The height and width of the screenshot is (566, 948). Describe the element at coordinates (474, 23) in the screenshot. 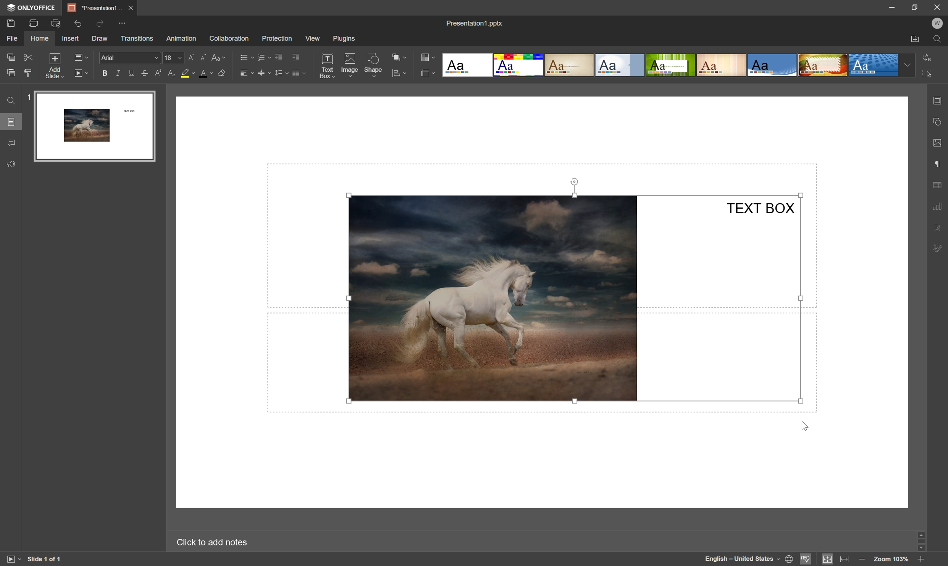

I see `presentation.pptx` at that location.